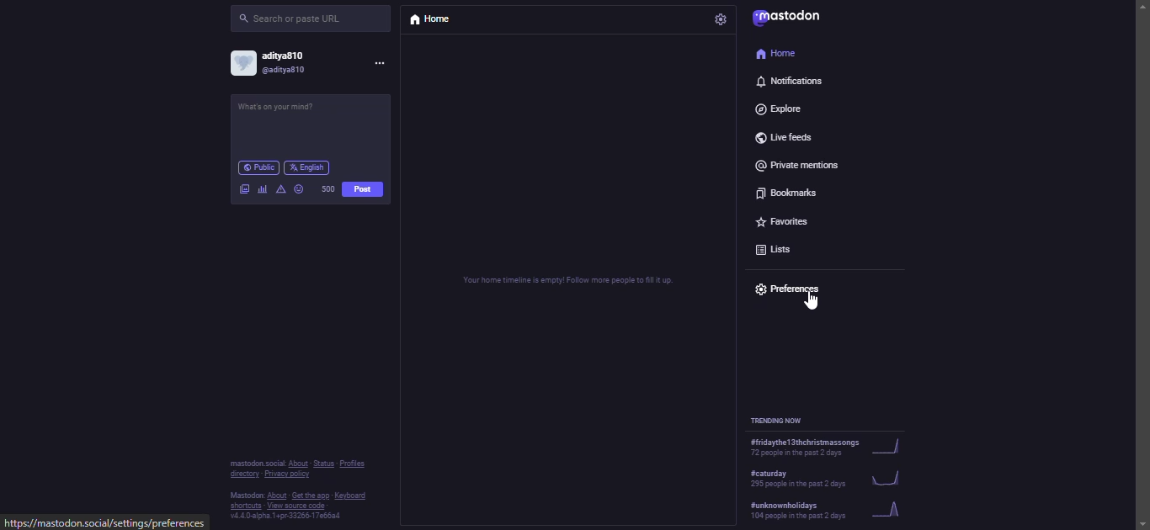  I want to click on public, so click(257, 167).